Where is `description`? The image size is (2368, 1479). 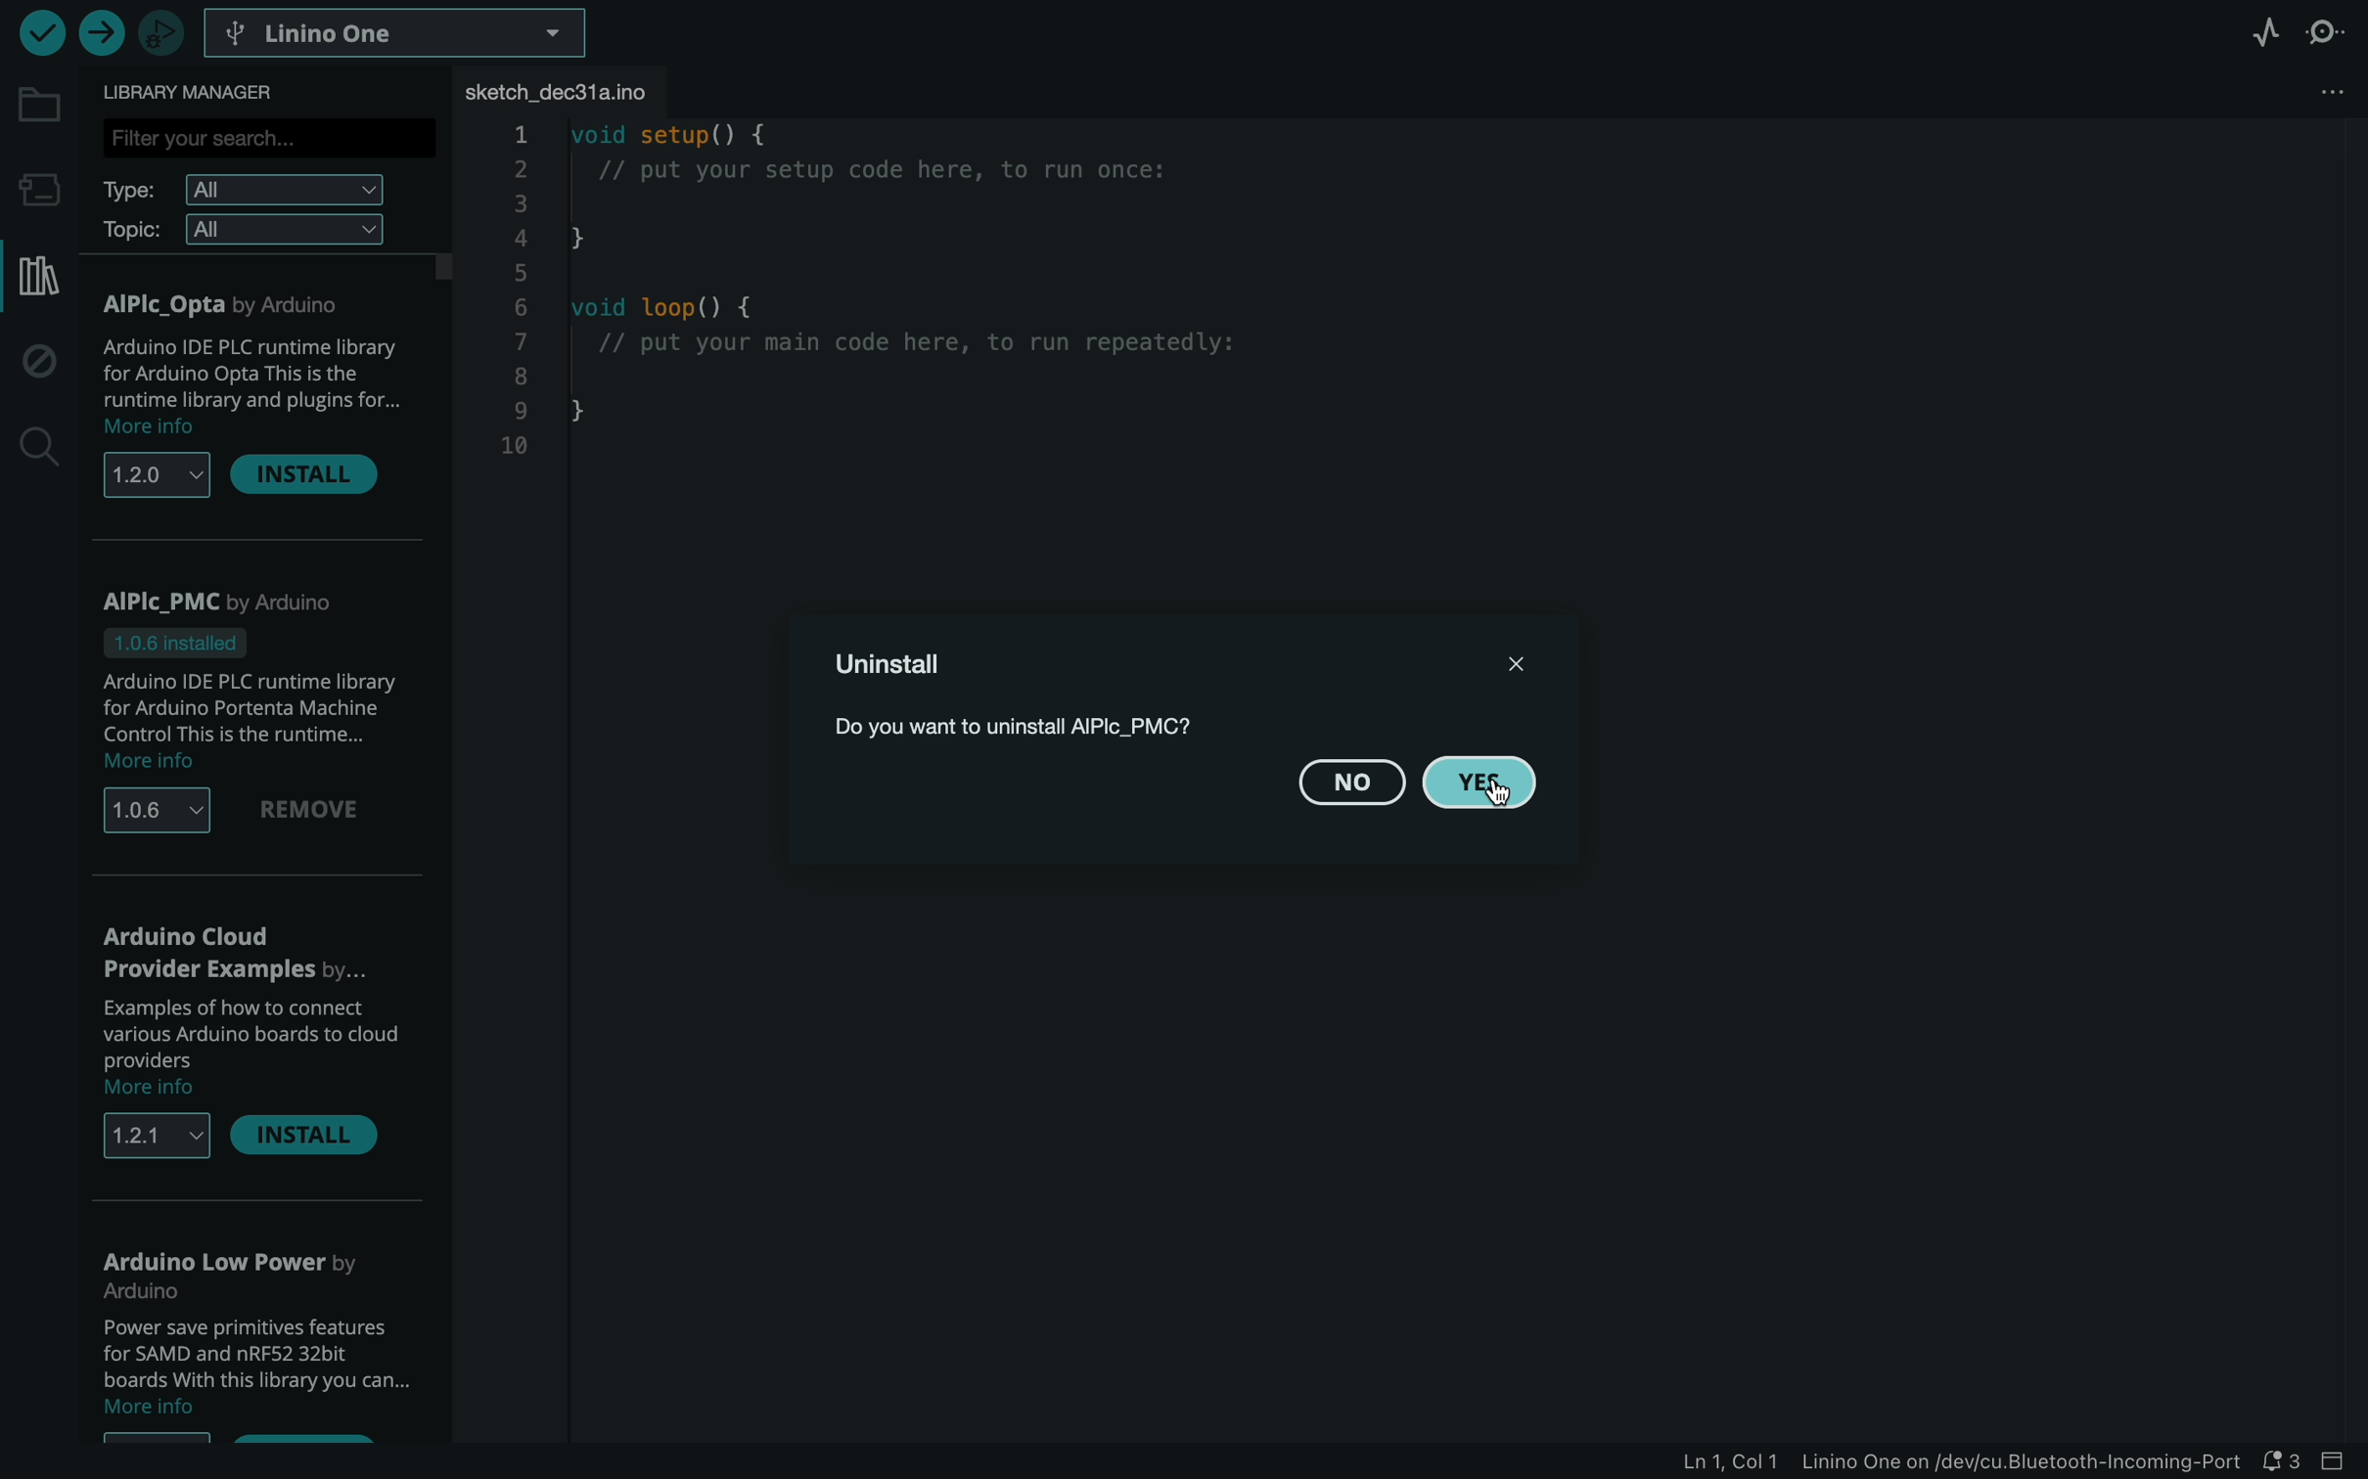
description is located at coordinates (255, 385).